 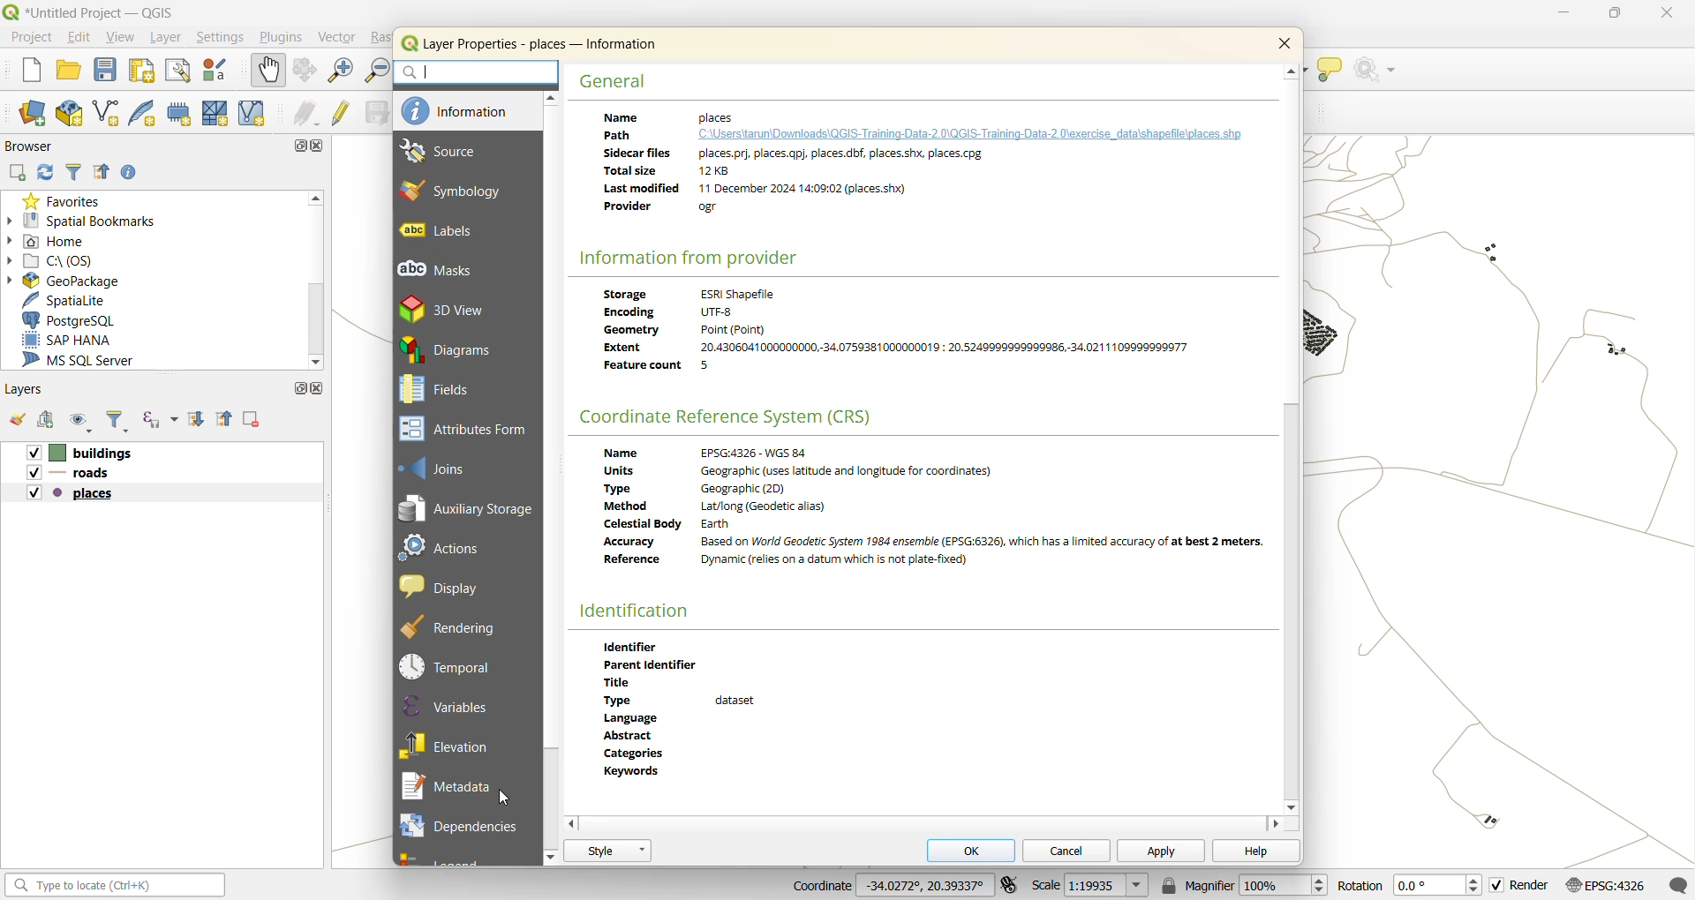 What do you see at coordinates (439, 587) in the screenshot?
I see `display` at bounding box center [439, 587].